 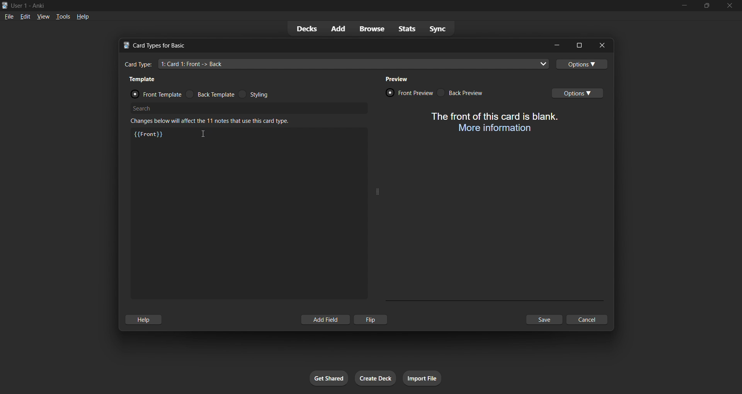 What do you see at coordinates (436, 29) in the screenshot?
I see `sync` at bounding box center [436, 29].